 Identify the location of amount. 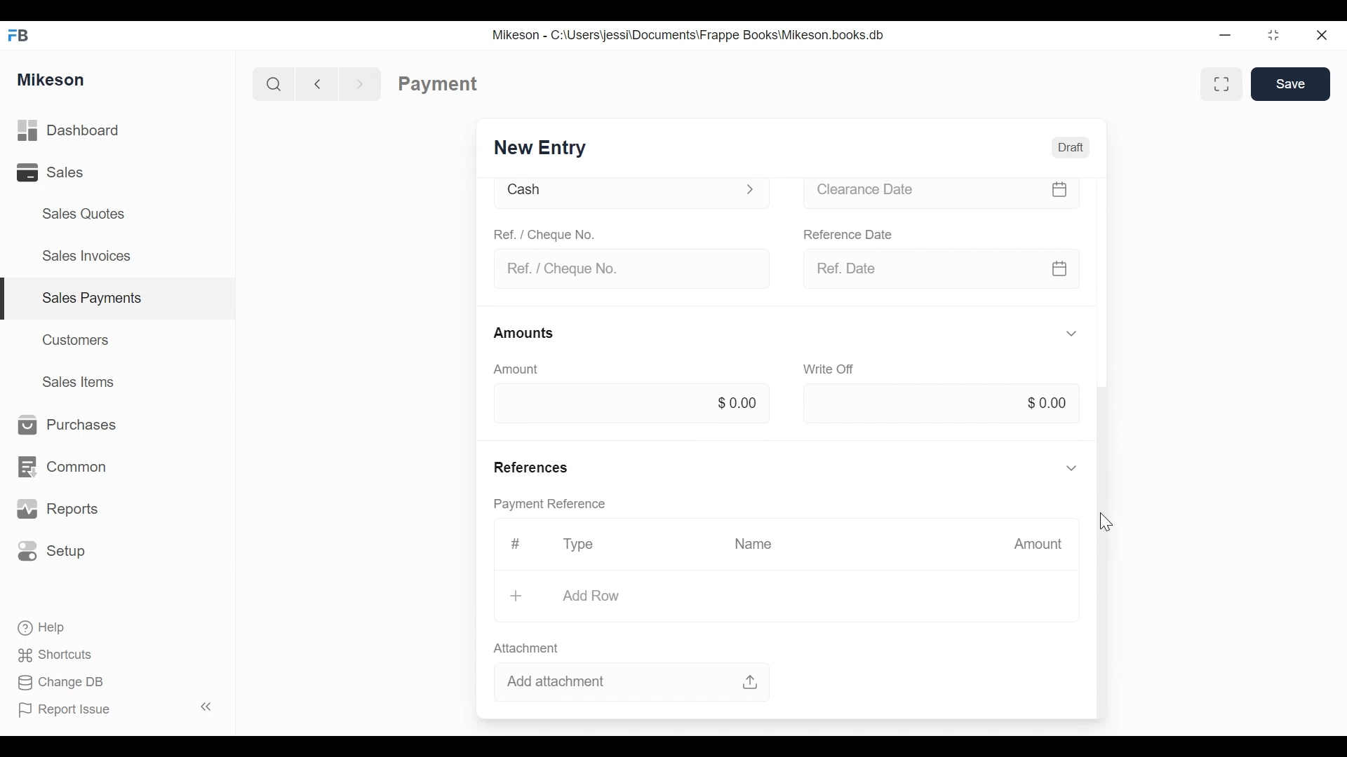
(1038, 544).